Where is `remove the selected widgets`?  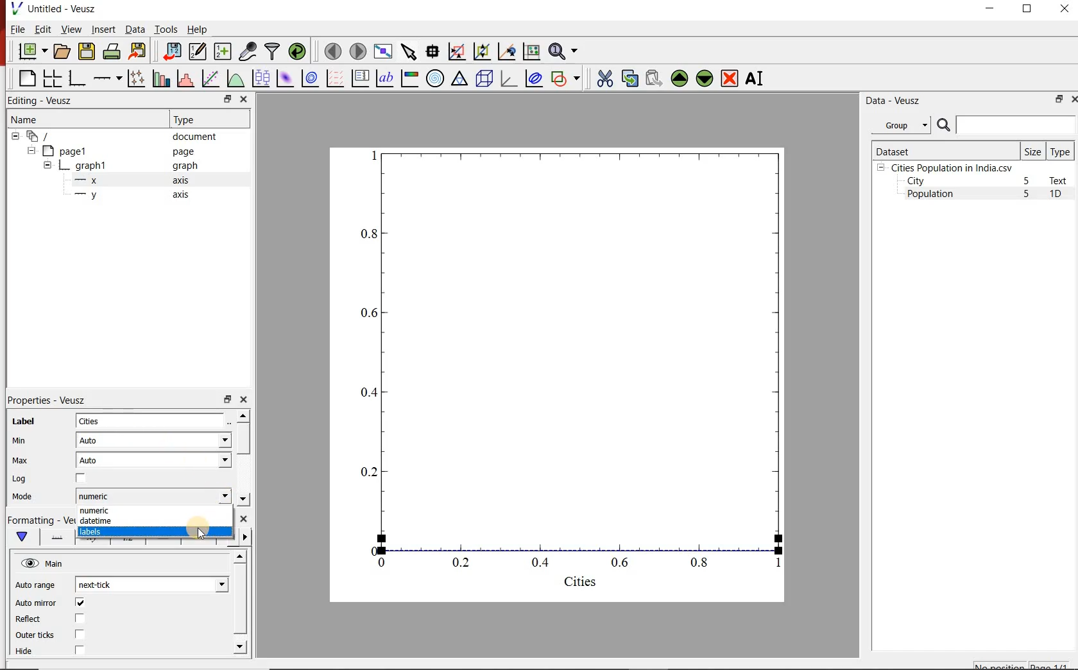 remove the selected widgets is located at coordinates (731, 78).